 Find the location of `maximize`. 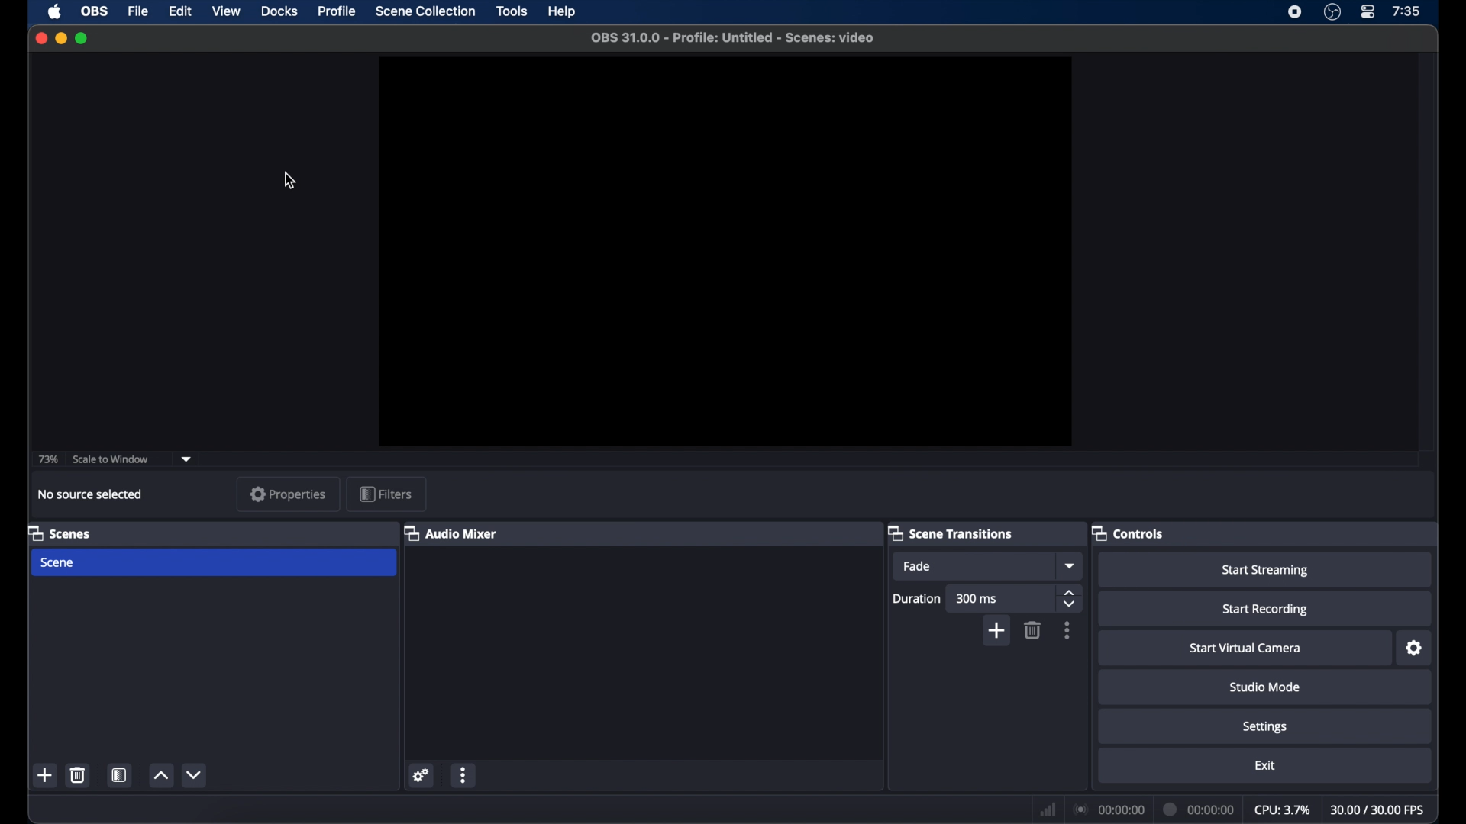

maximize is located at coordinates (84, 38).